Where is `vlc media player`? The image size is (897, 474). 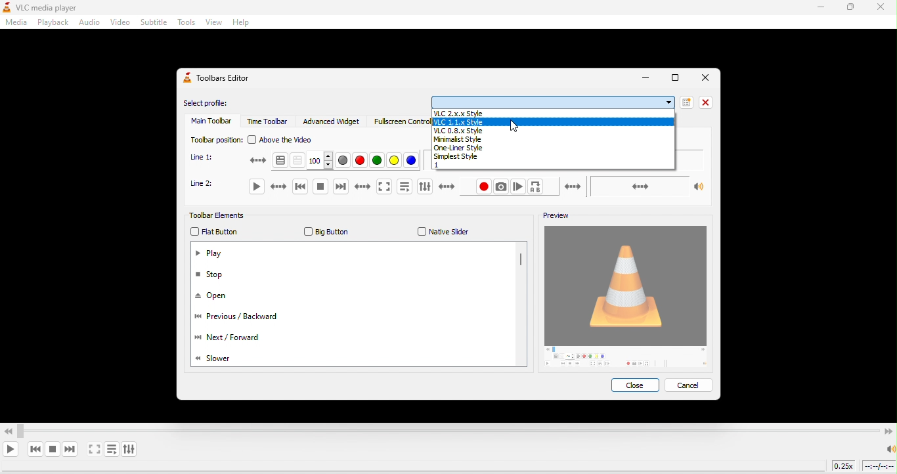
vlc media player is located at coordinates (52, 8).